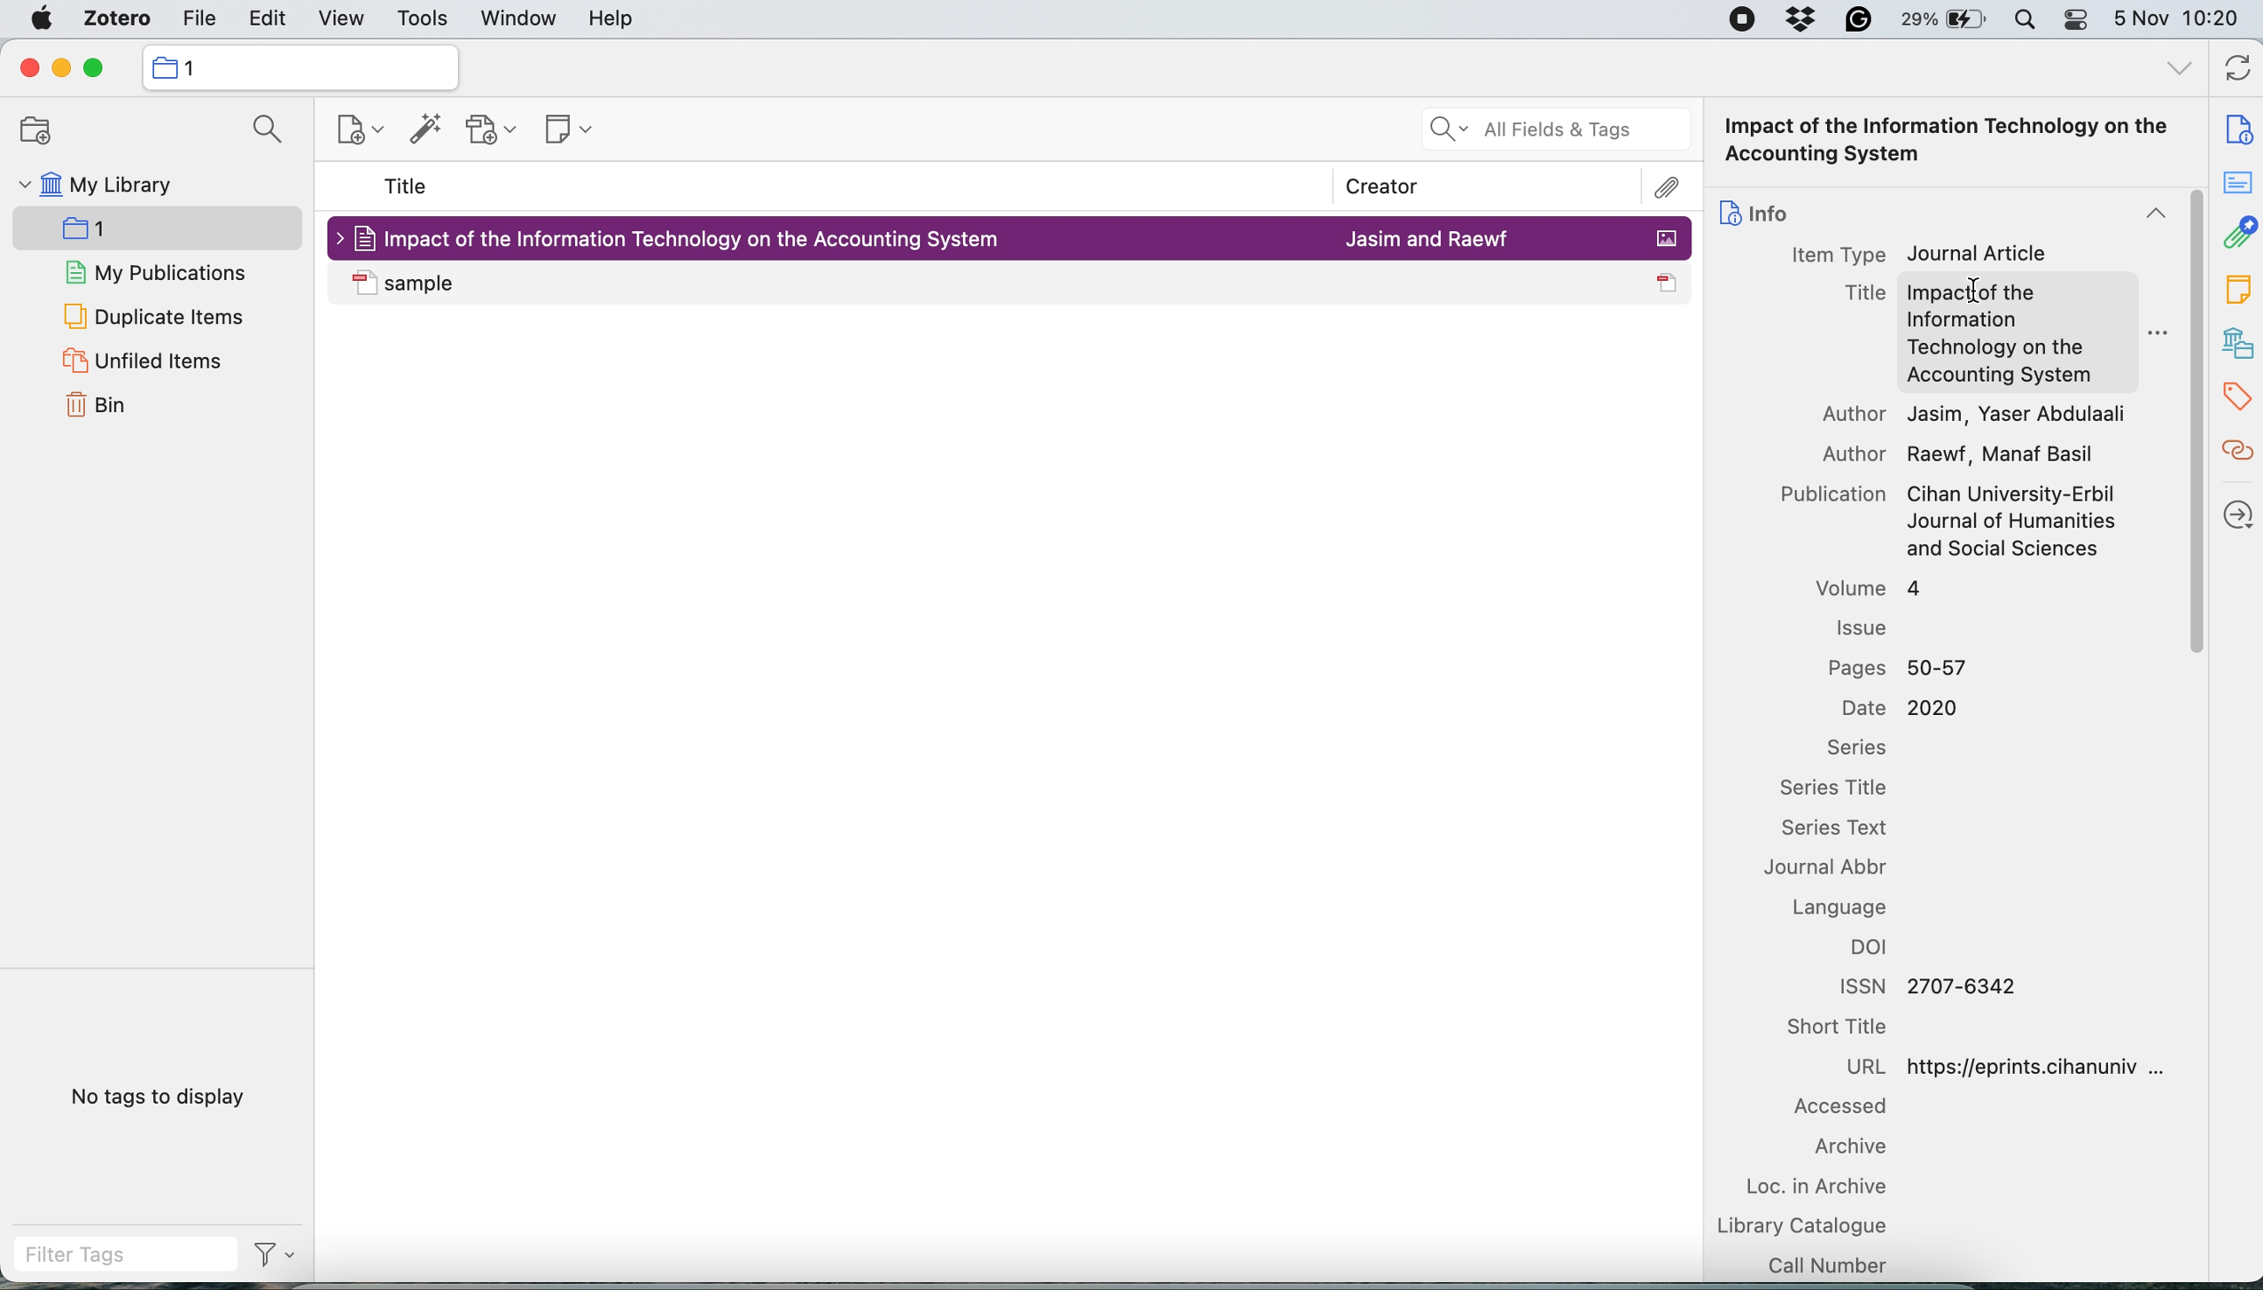 The width and height of the screenshot is (2263, 1290). What do you see at coordinates (1862, 627) in the screenshot?
I see `issue` at bounding box center [1862, 627].